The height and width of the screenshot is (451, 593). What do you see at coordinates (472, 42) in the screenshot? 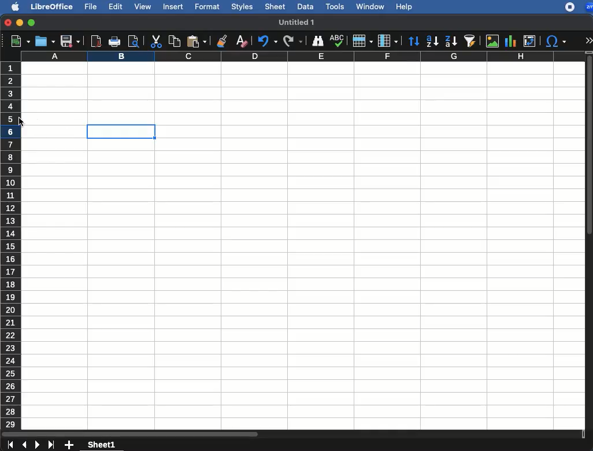
I see `autofilter` at bounding box center [472, 42].